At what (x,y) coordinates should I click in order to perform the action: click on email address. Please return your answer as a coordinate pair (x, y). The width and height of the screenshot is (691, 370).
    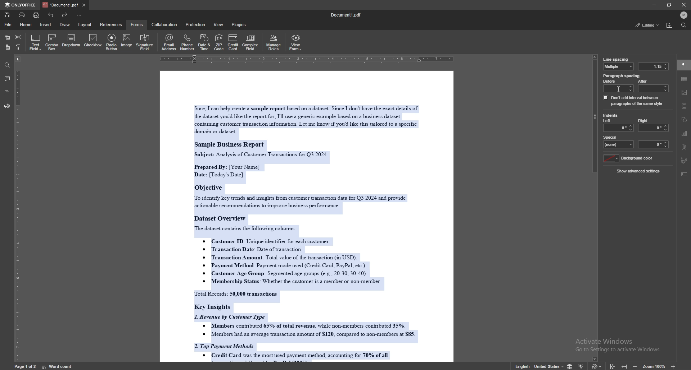
    Looking at the image, I should click on (169, 42).